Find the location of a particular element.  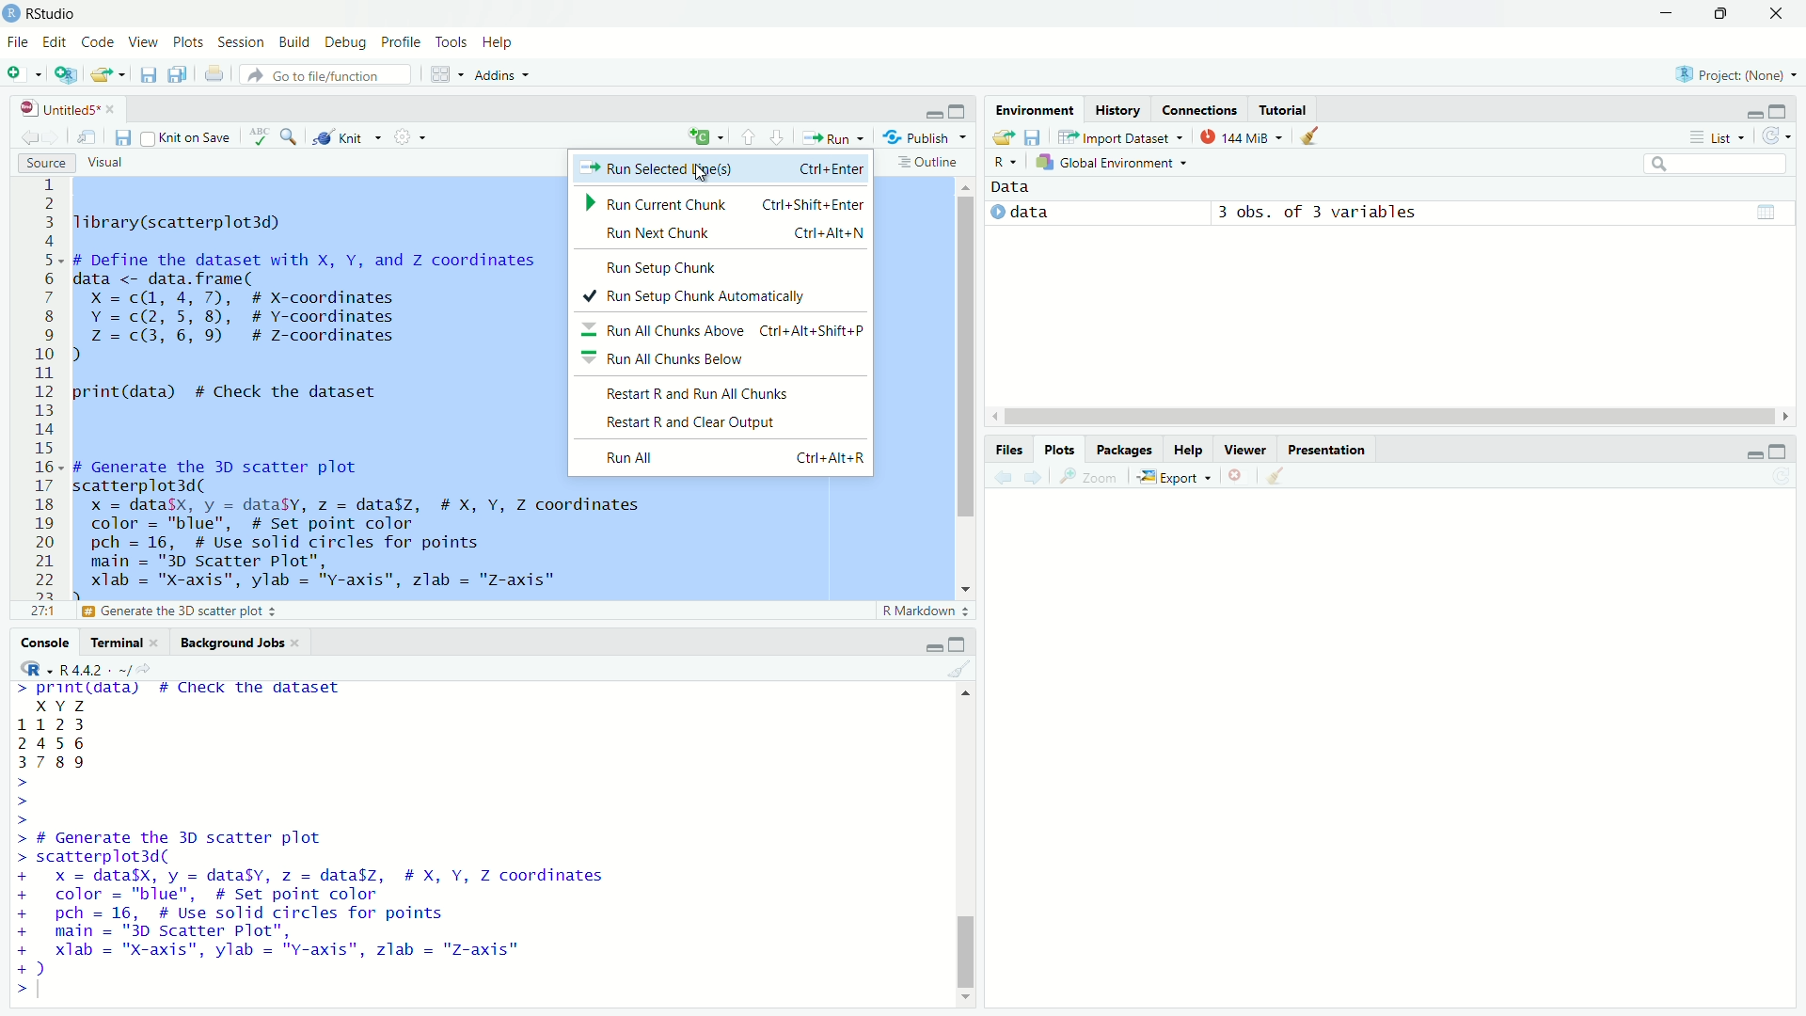

minimize is located at coordinates (932, 113).